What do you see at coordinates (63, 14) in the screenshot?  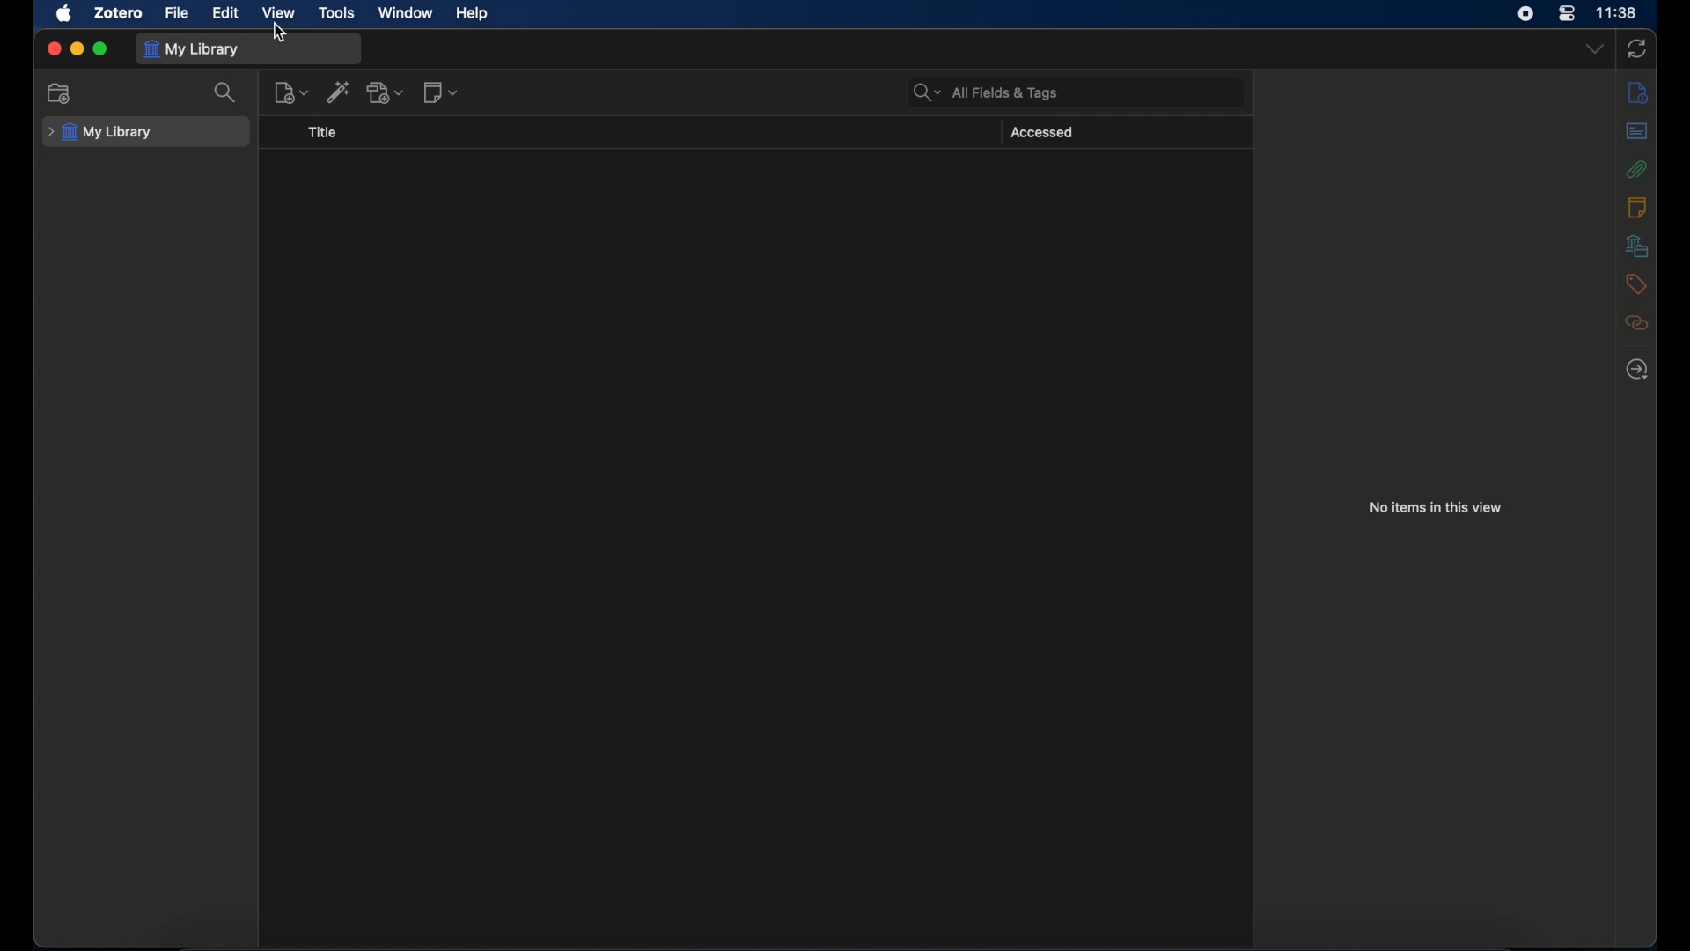 I see `apple` at bounding box center [63, 14].